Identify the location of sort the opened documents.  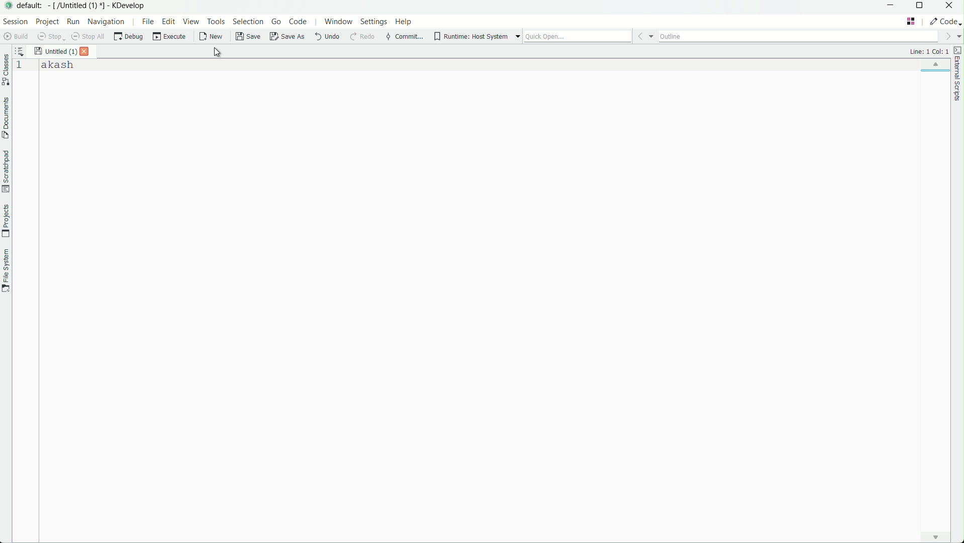
(20, 51).